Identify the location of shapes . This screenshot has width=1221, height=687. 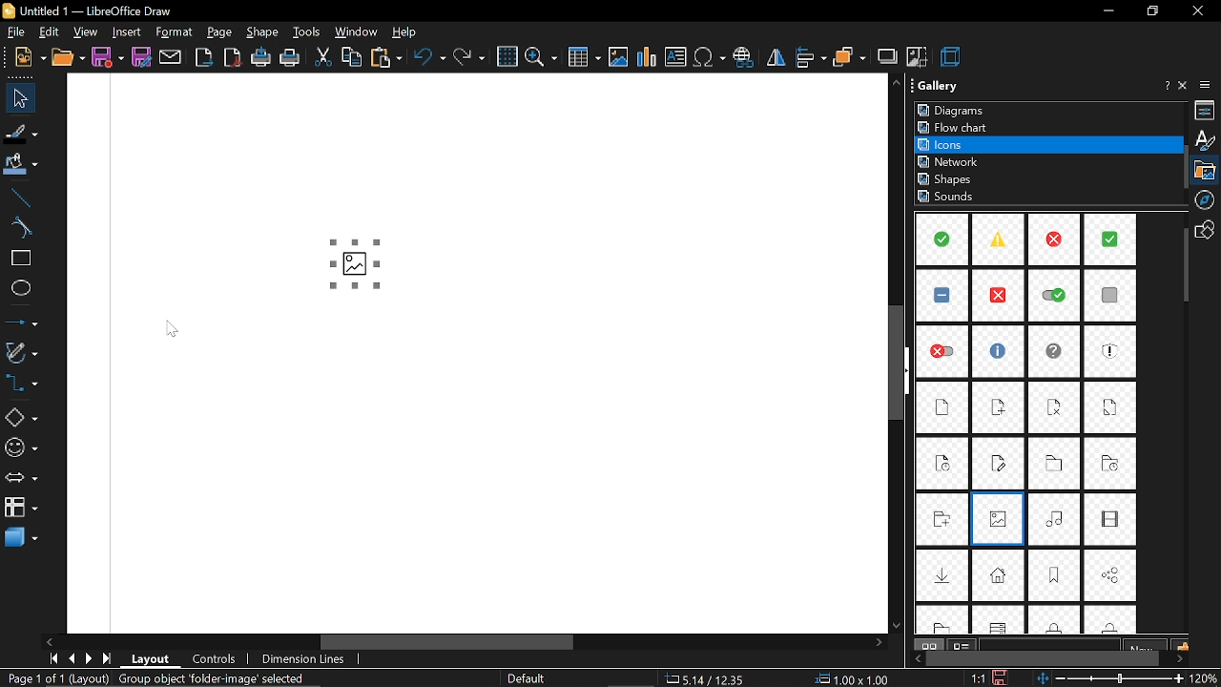
(948, 179).